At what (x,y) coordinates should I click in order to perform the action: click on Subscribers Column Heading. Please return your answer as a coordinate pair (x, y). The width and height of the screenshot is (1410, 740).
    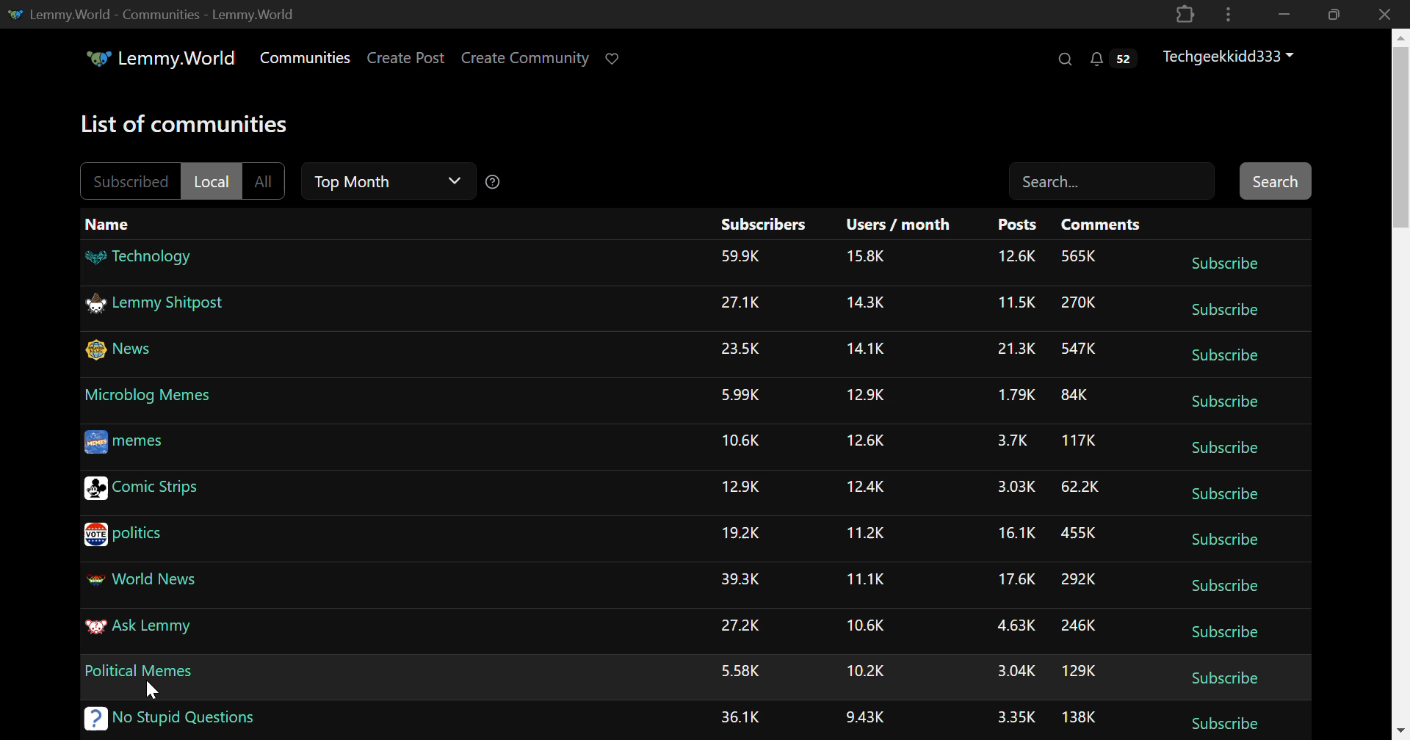
    Looking at the image, I should click on (762, 224).